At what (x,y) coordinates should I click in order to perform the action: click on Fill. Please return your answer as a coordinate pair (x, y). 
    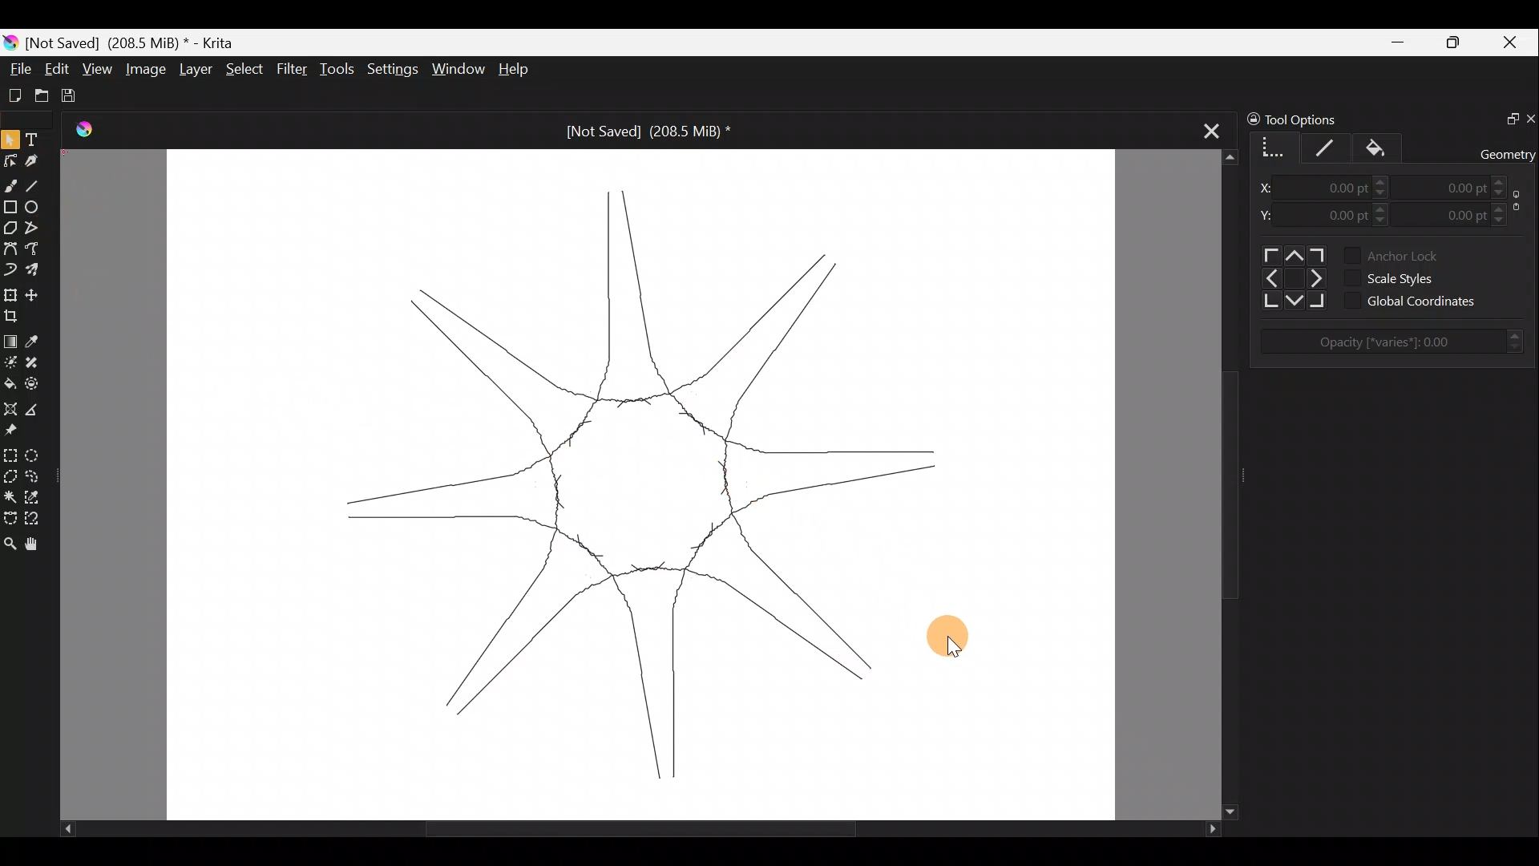
    Looking at the image, I should click on (1384, 148).